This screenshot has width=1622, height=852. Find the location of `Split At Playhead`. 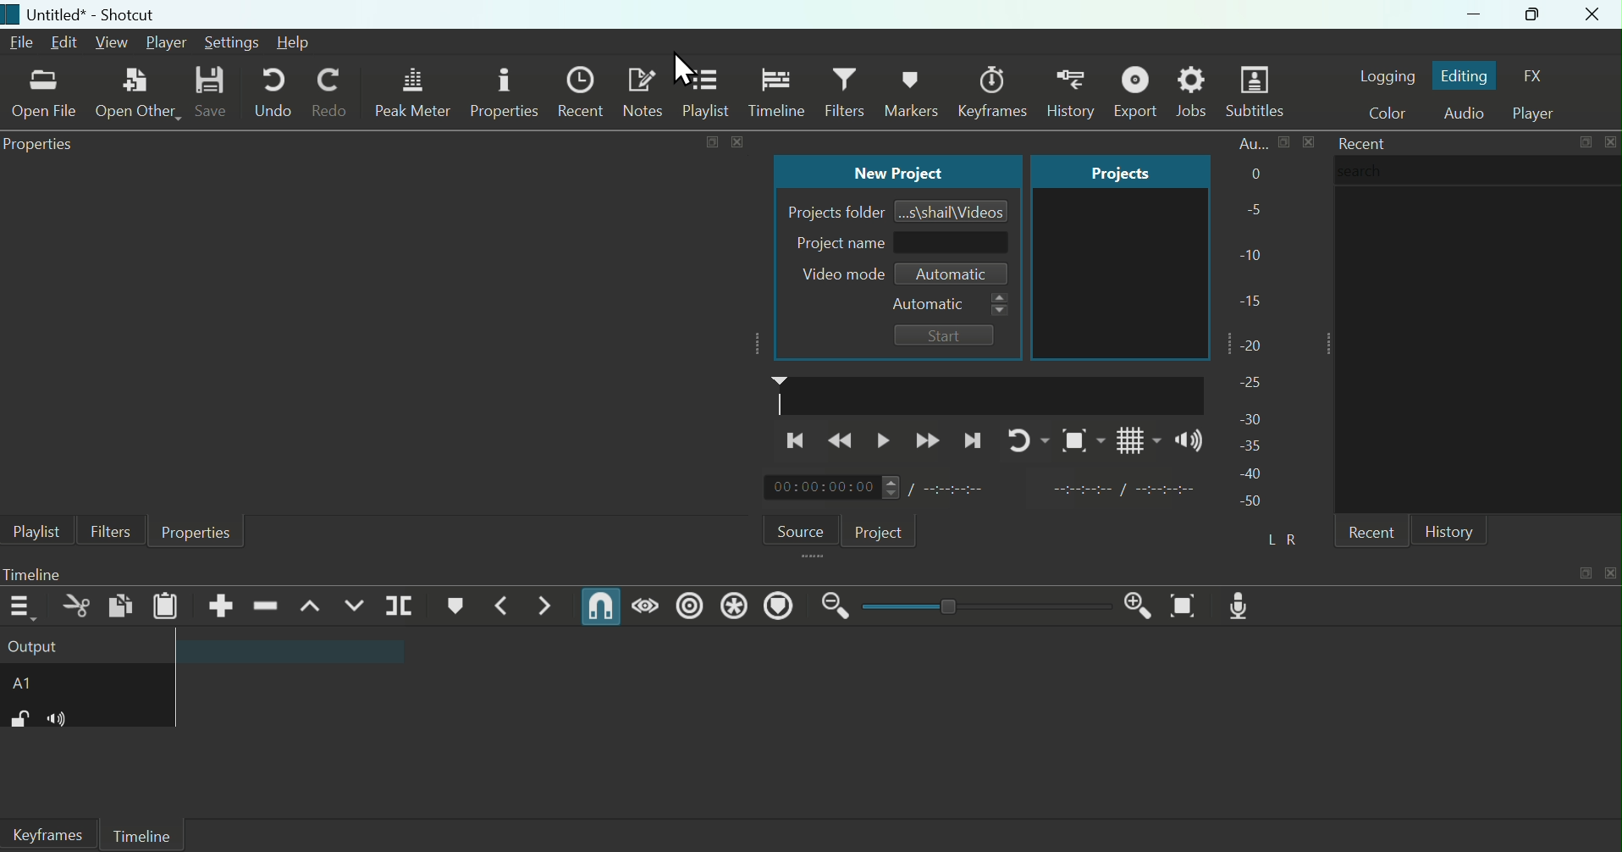

Split At Playhead is located at coordinates (401, 606).